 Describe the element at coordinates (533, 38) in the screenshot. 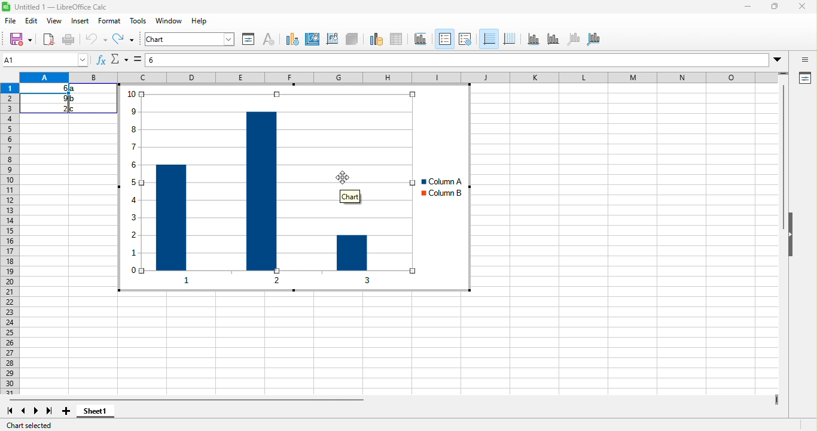

I see `x axis` at that location.